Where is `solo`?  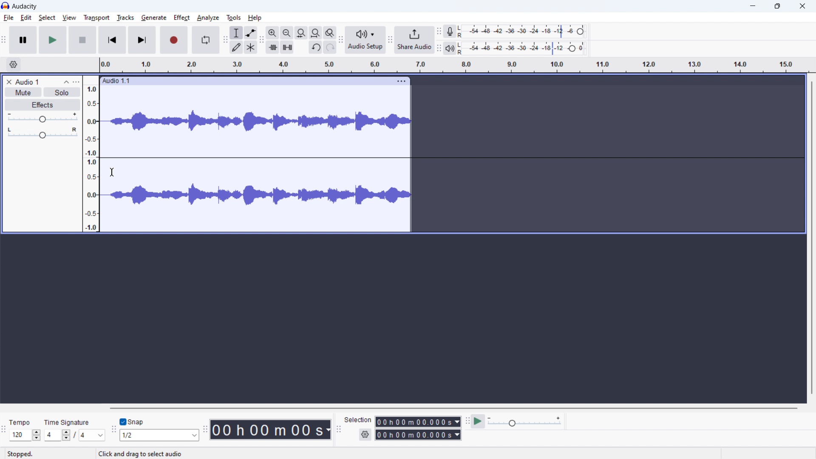
solo is located at coordinates (62, 92).